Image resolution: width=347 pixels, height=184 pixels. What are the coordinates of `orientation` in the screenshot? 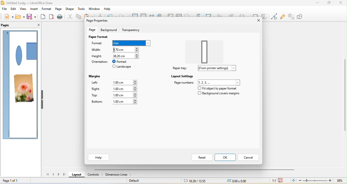 It's located at (100, 62).